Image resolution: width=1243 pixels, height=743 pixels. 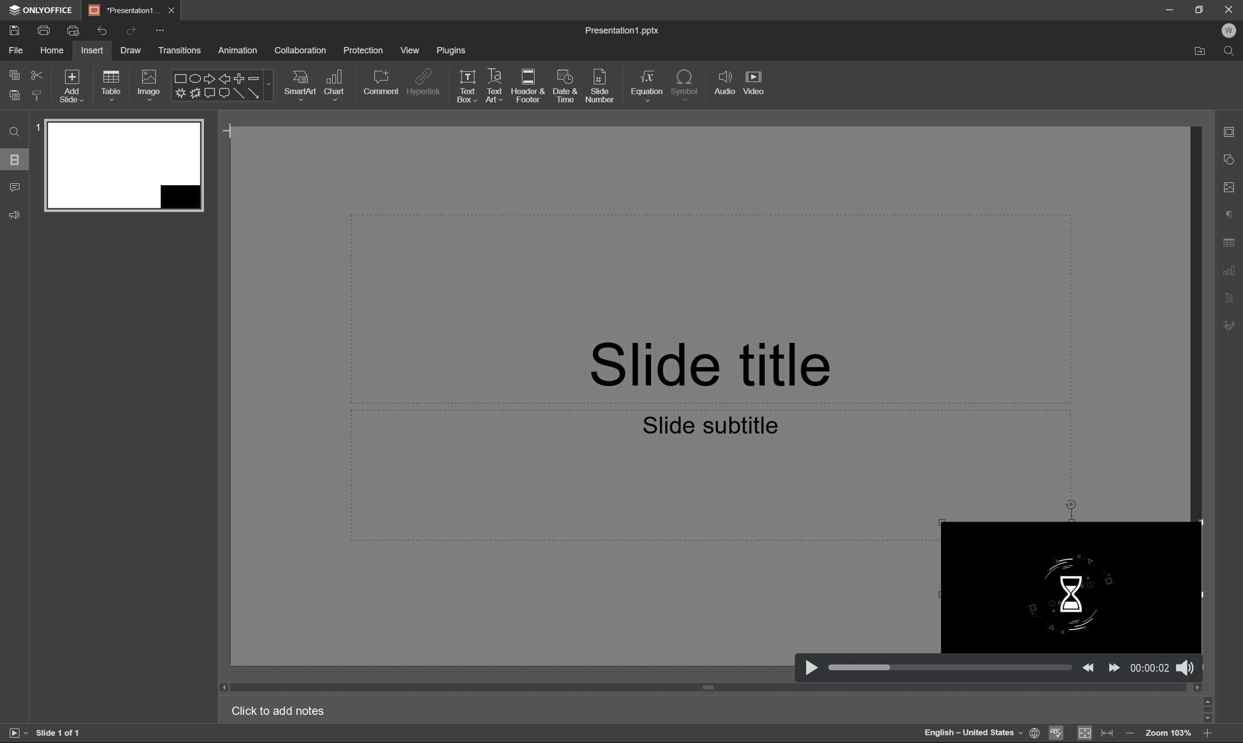 I want to click on Feedback & support, so click(x=17, y=214).